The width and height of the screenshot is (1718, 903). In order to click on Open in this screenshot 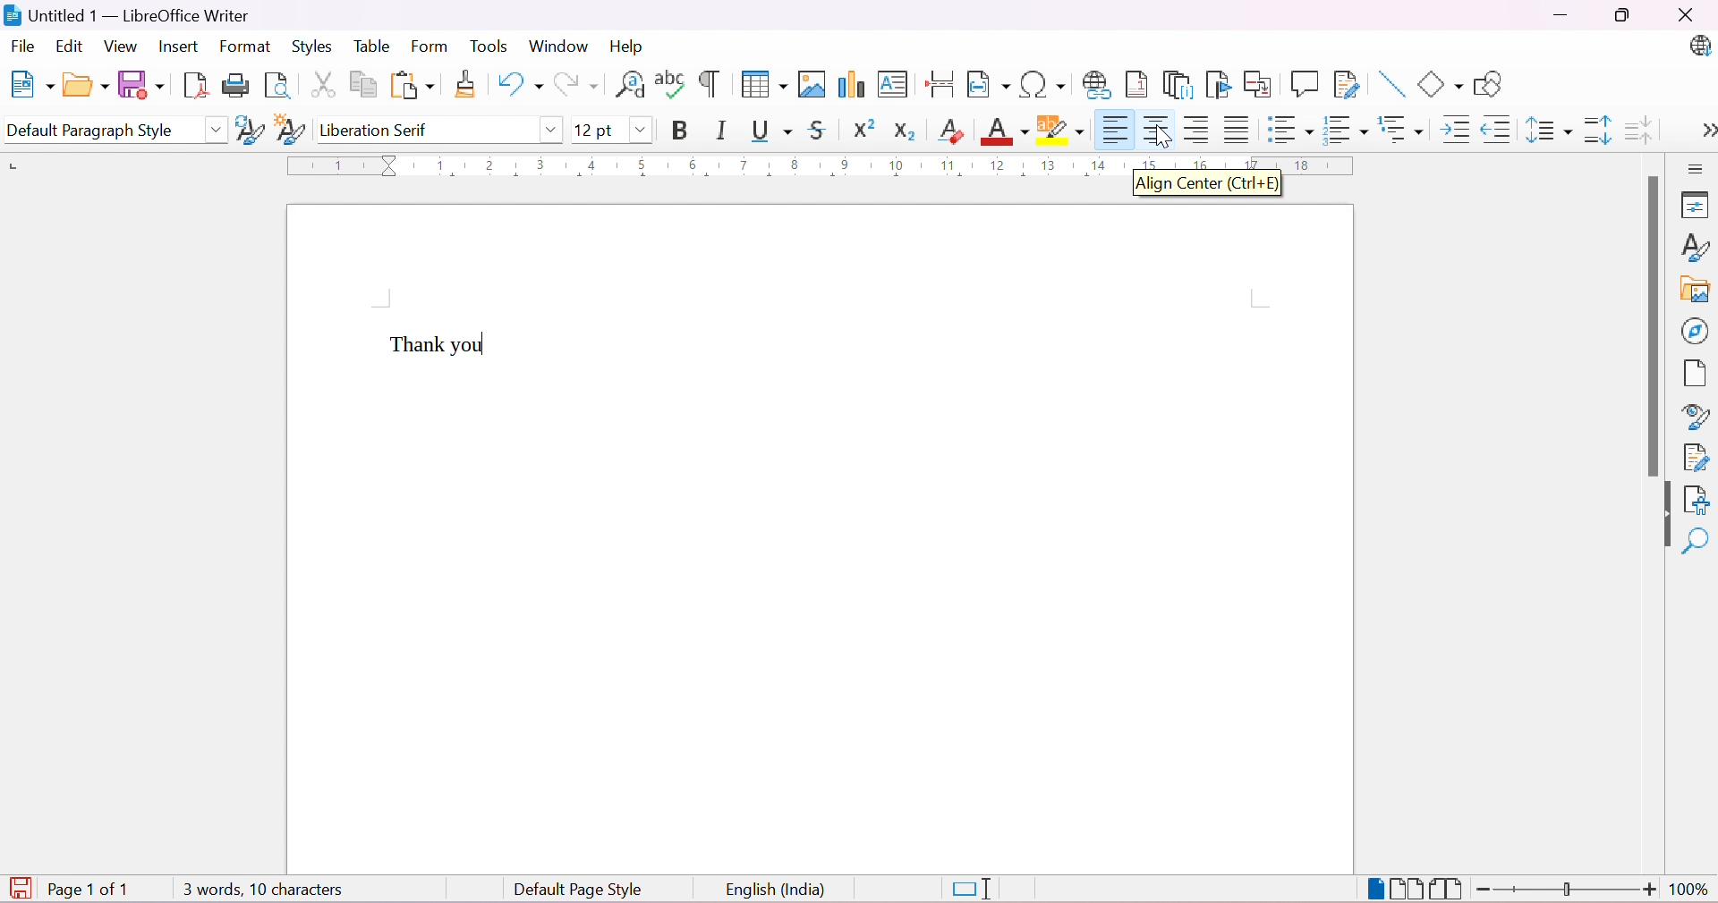, I will do `click(85, 87)`.